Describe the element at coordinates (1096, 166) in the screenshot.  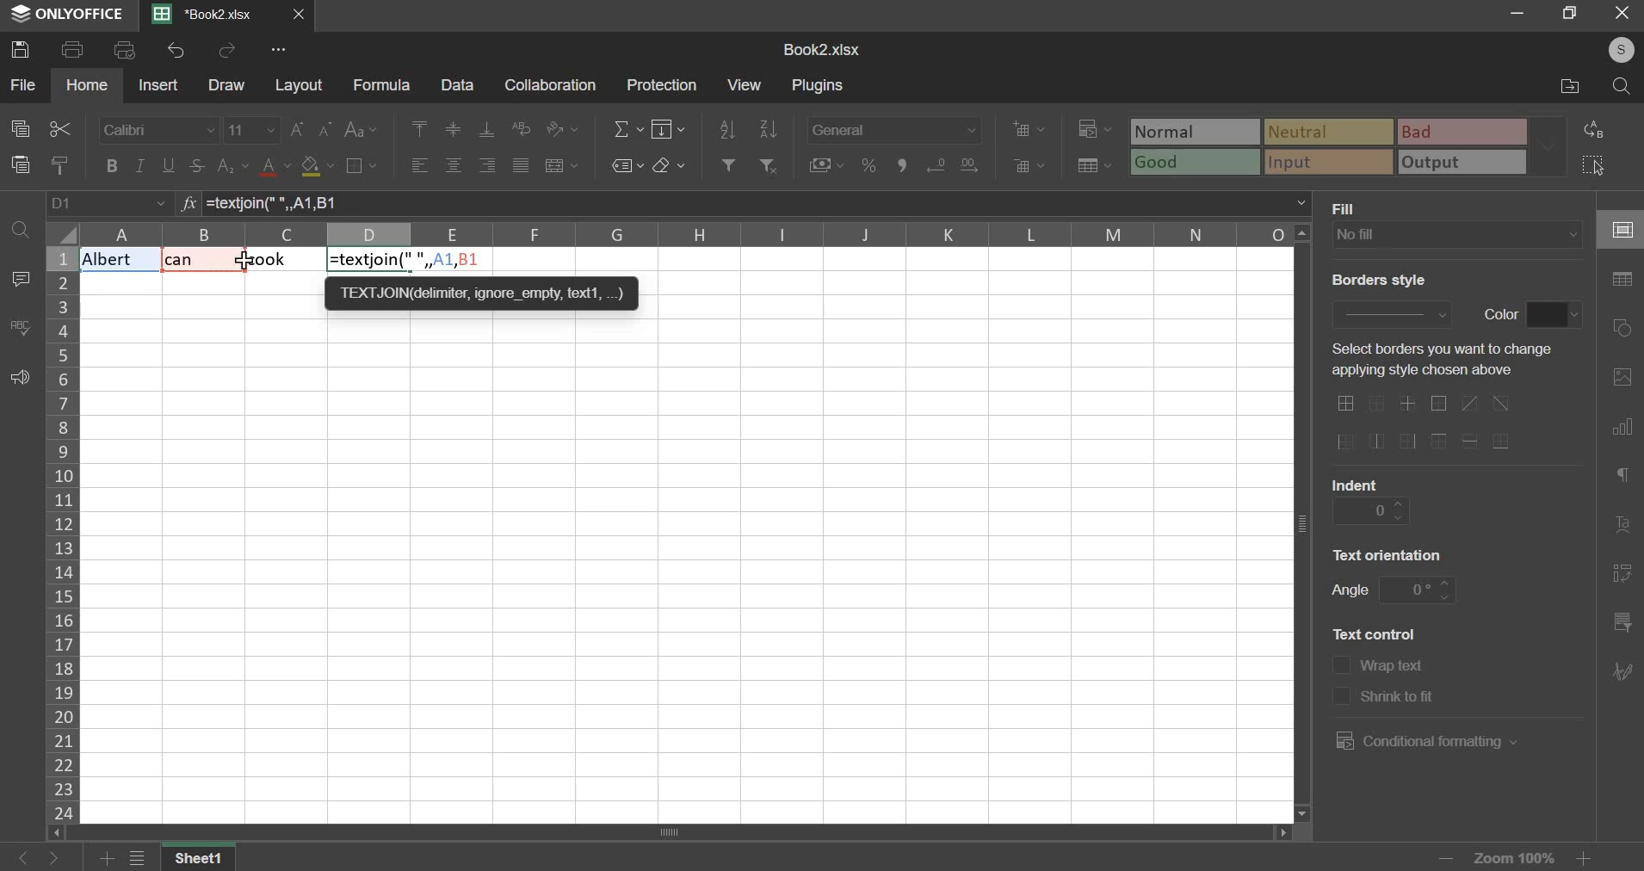
I see `save as table` at that location.